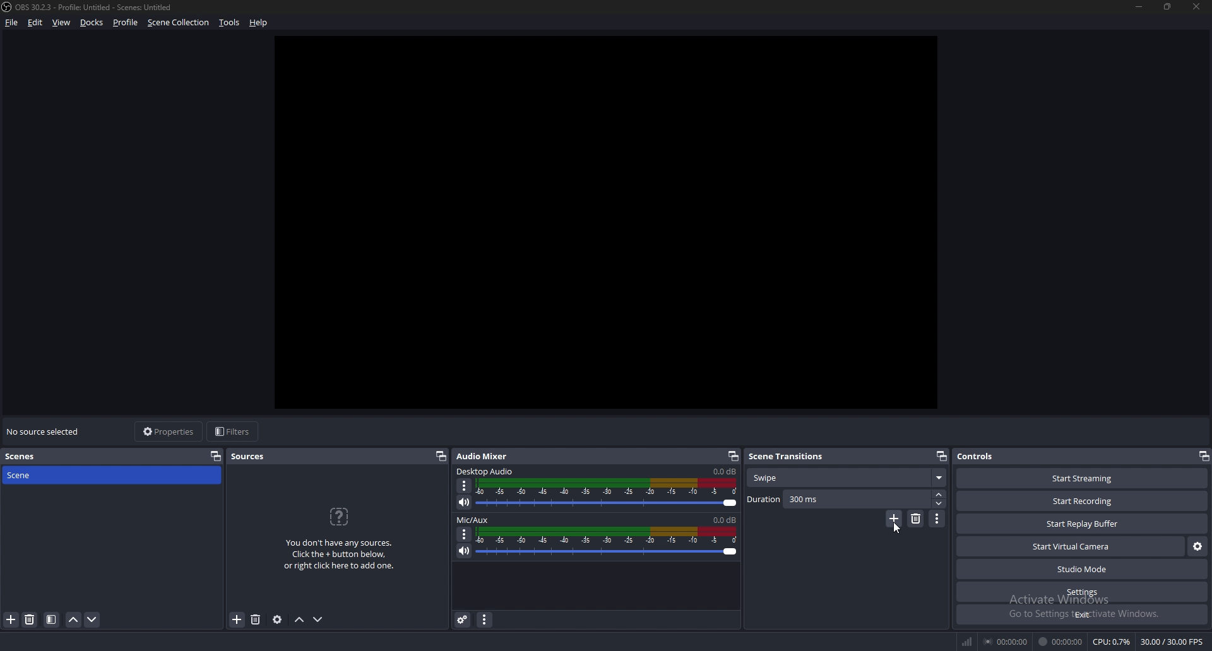 This screenshot has height=651, width=1212. What do you see at coordinates (127, 23) in the screenshot?
I see `profile` at bounding box center [127, 23].